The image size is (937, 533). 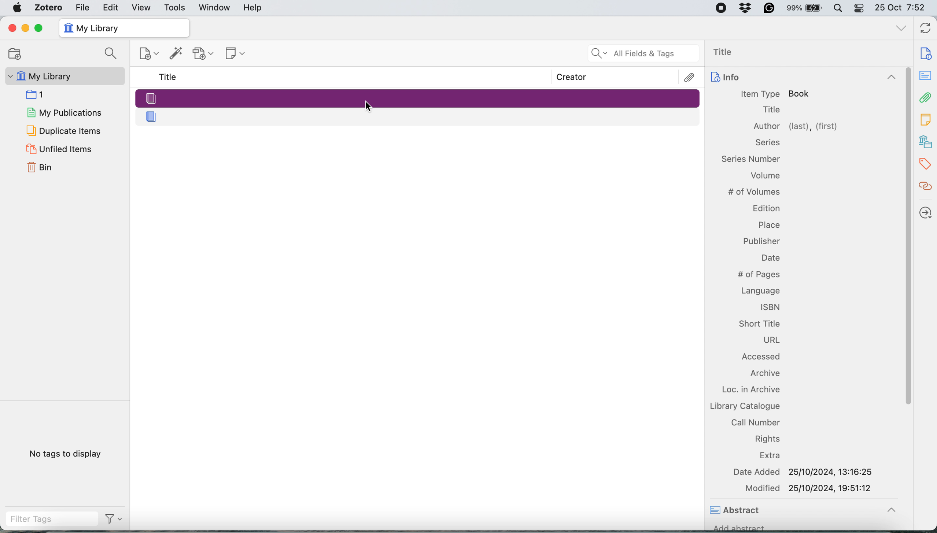 What do you see at coordinates (771, 456) in the screenshot?
I see `Extra` at bounding box center [771, 456].